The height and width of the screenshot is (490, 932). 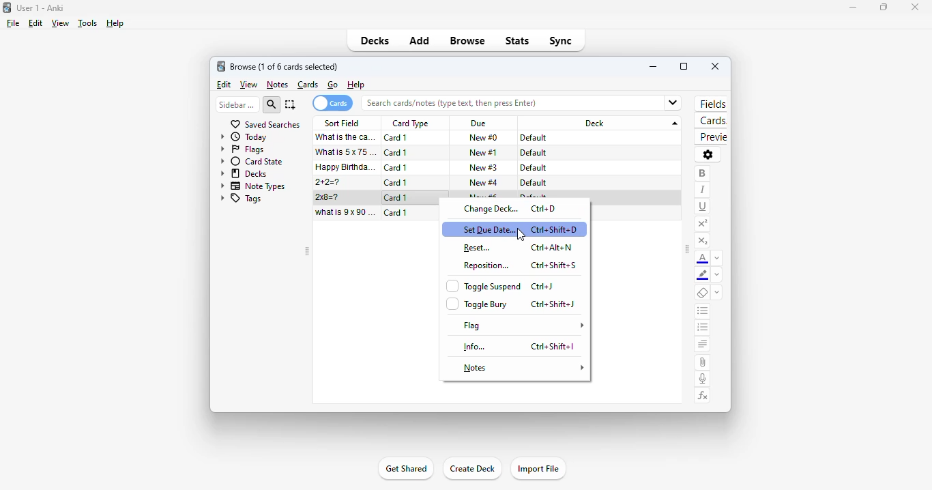 What do you see at coordinates (472, 469) in the screenshot?
I see `create deck` at bounding box center [472, 469].